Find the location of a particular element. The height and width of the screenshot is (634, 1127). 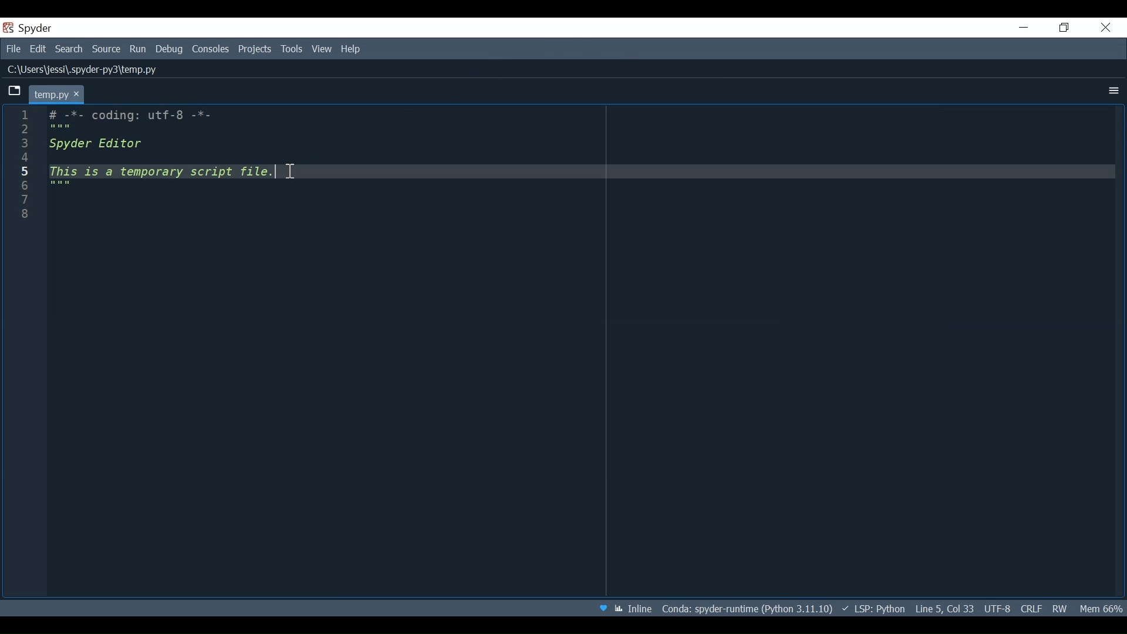

Memory Usage is located at coordinates (1100, 608).